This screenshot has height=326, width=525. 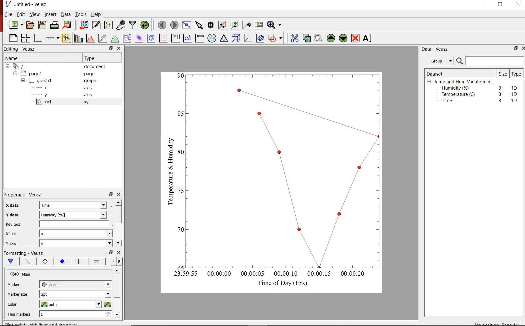 I want to click on axis, so click(x=89, y=96).